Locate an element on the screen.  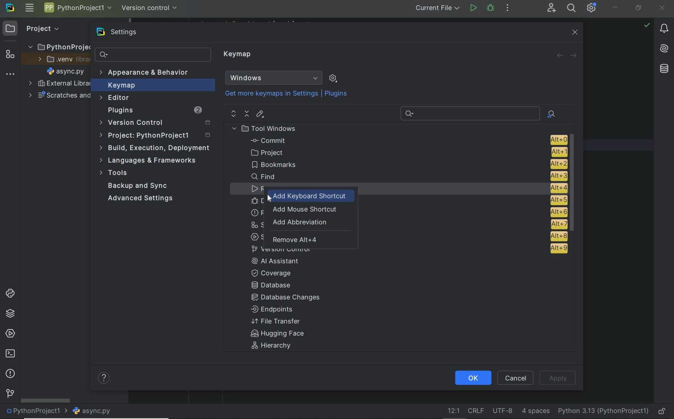
Keymap is located at coordinates (153, 85).